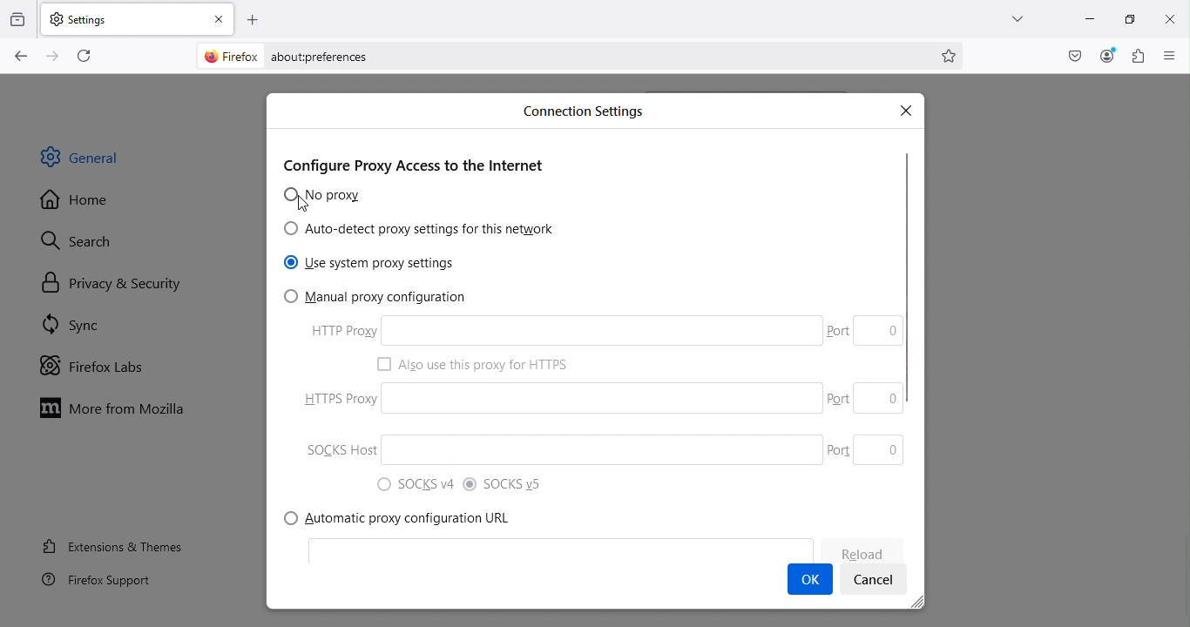  What do you see at coordinates (85, 200) in the screenshot?
I see `Home` at bounding box center [85, 200].